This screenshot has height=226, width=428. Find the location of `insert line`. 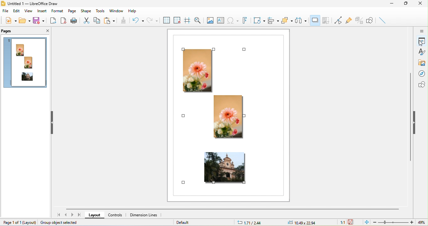

insert line is located at coordinates (383, 20).